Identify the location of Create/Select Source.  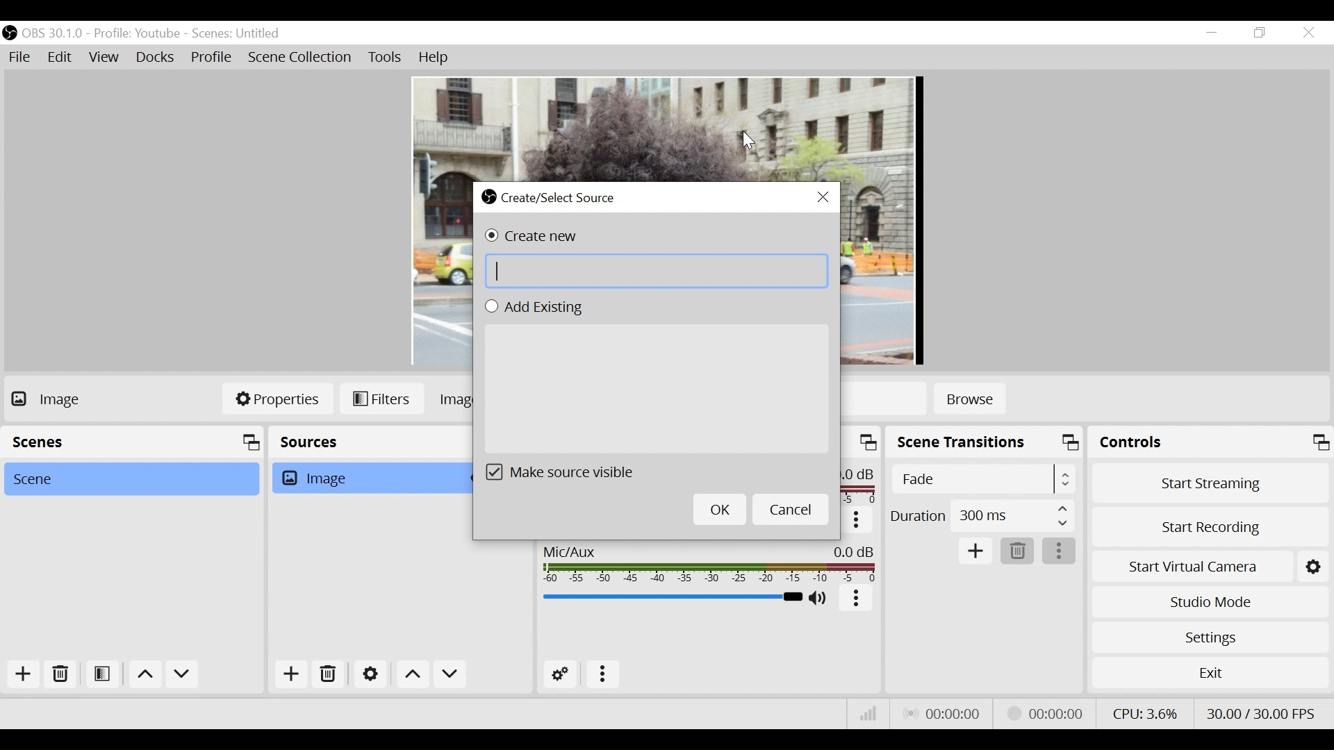
(554, 197).